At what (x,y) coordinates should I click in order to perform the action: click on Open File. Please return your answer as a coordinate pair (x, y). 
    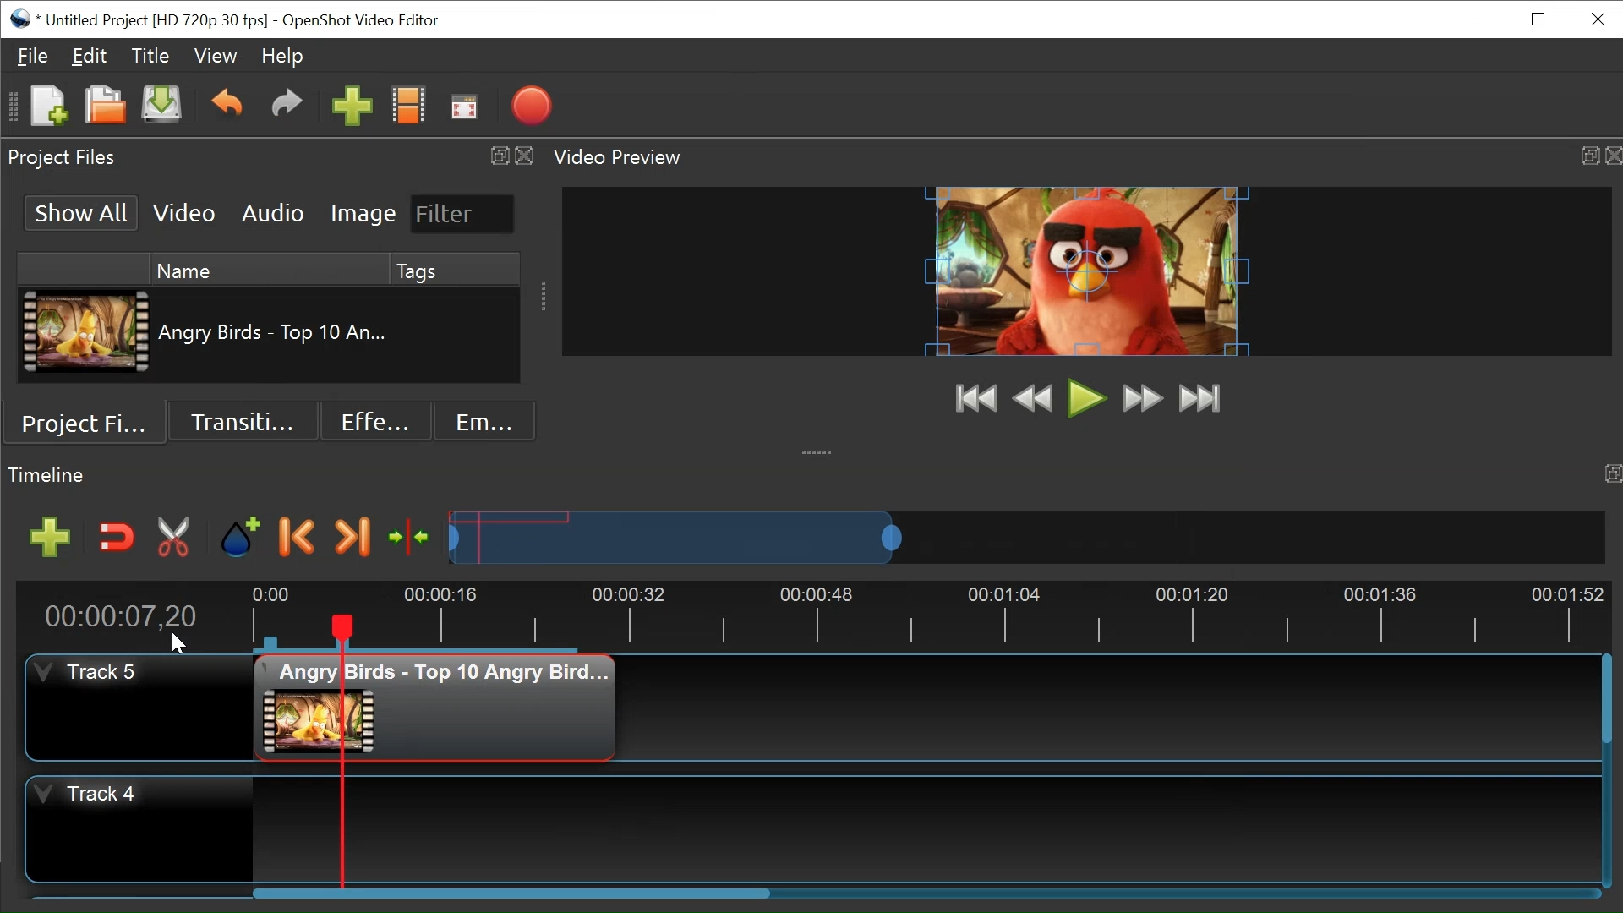
    Looking at the image, I should click on (107, 107).